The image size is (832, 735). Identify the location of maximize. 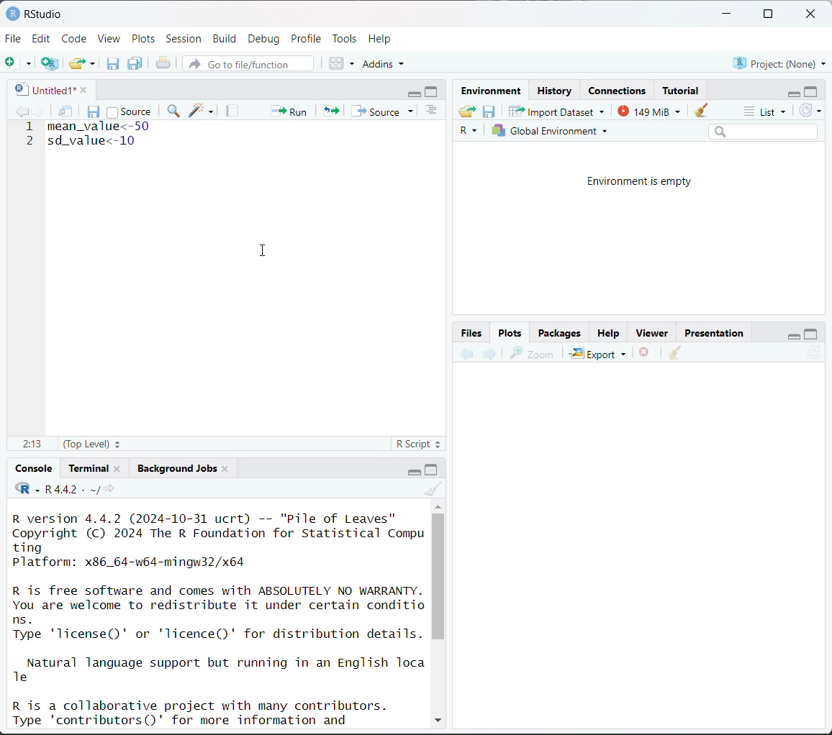
(433, 469).